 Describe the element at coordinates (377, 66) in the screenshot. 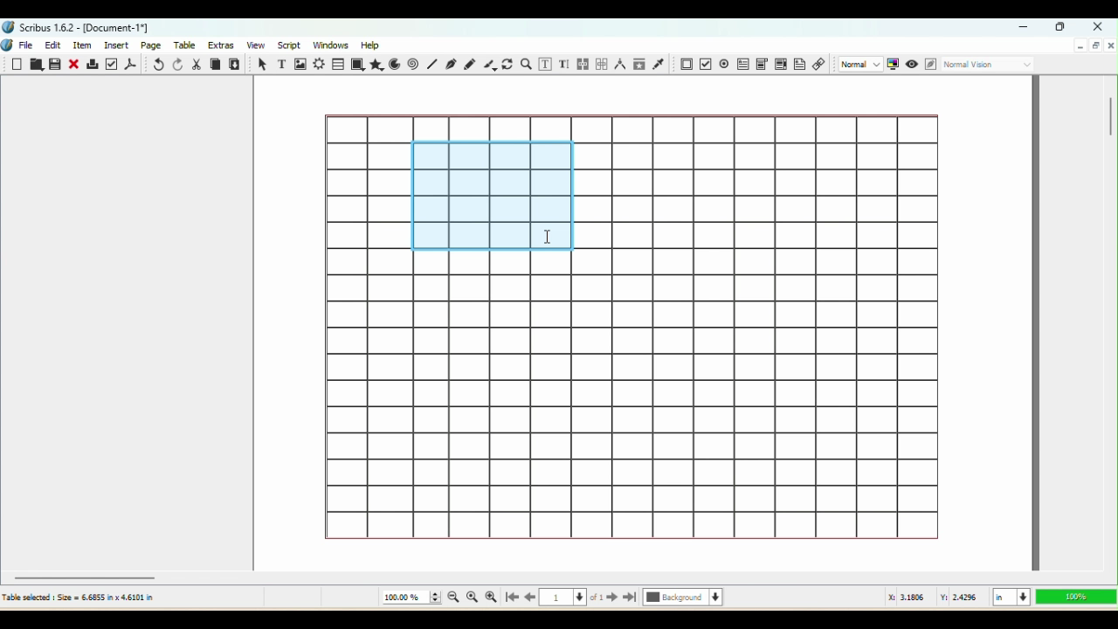

I see `Polygon` at that location.